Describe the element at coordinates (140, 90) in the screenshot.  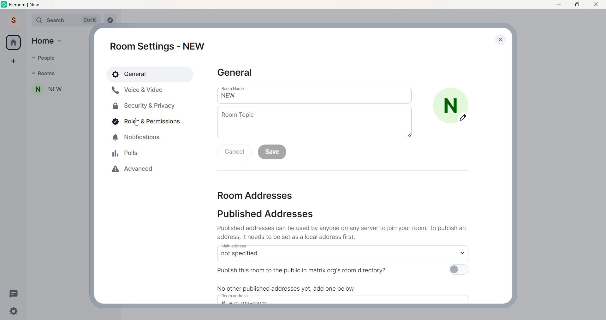
I see `voice and video` at that location.